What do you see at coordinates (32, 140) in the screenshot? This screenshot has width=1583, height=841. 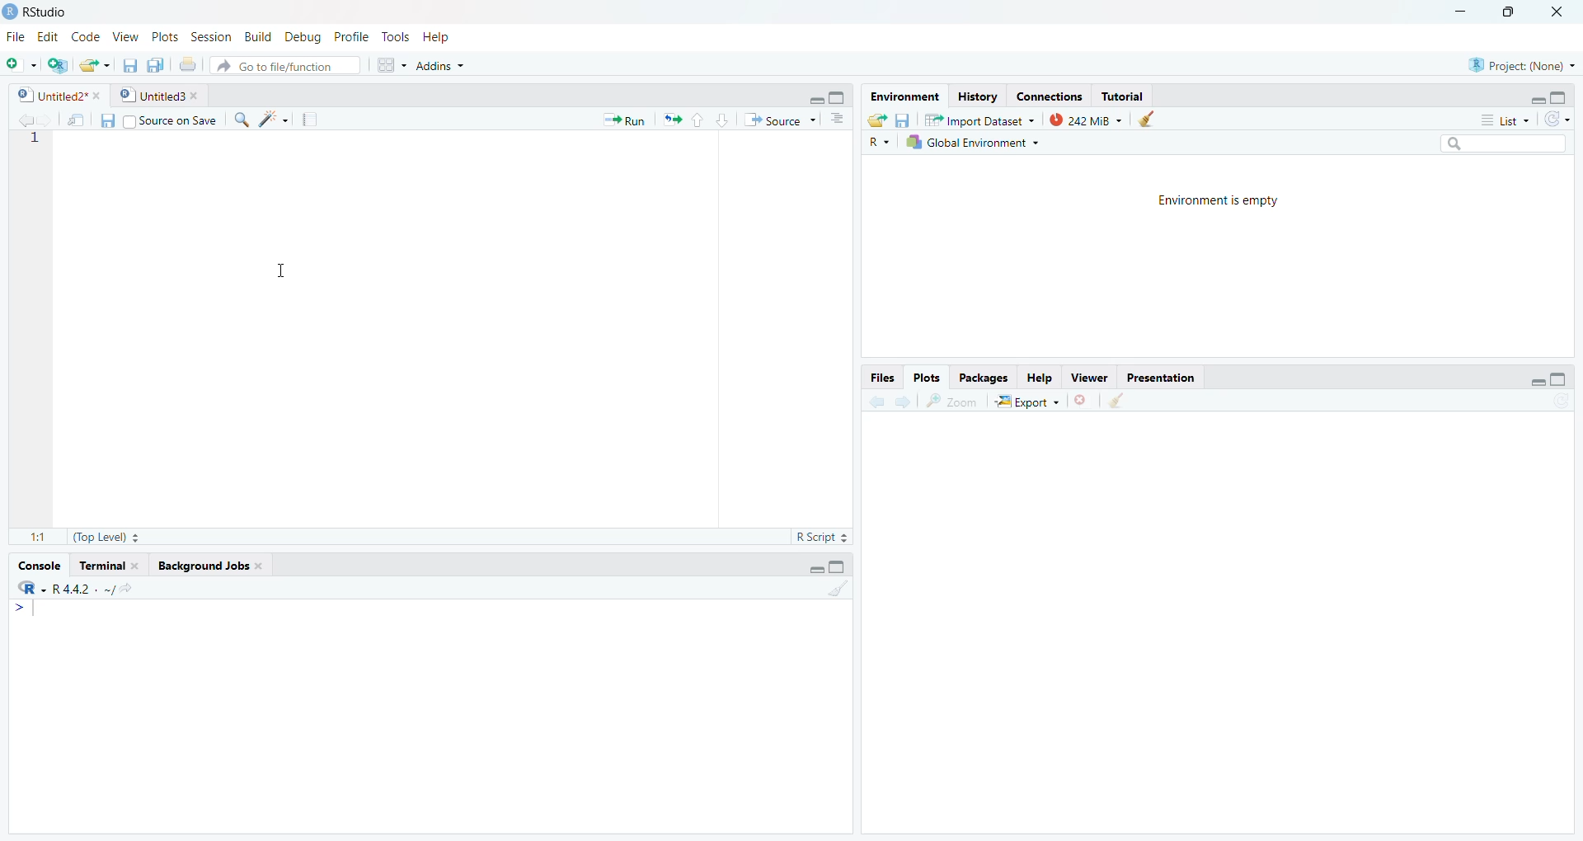 I see `1` at bounding box center [32, 140].